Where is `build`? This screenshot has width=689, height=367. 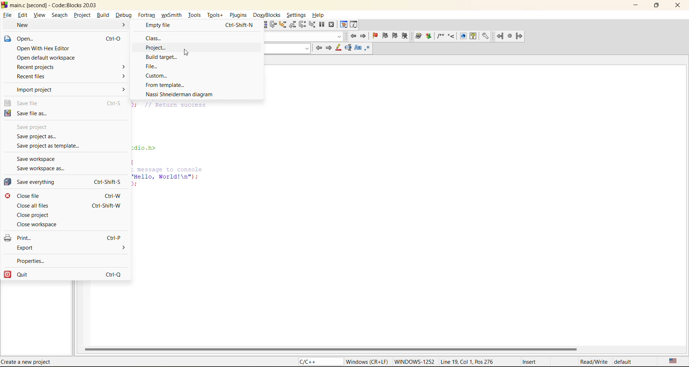 build is located at coordinates (104, 14).